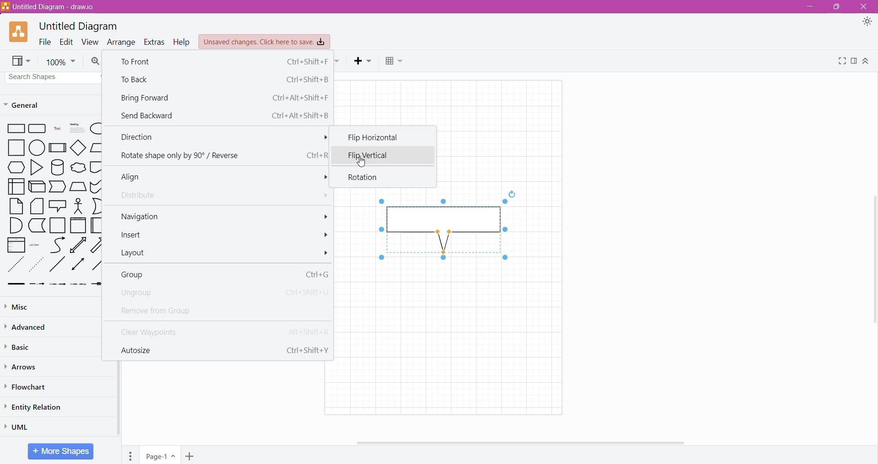 This screenshot has width=878, height=464. I want to click on reload, so click(511, 193).